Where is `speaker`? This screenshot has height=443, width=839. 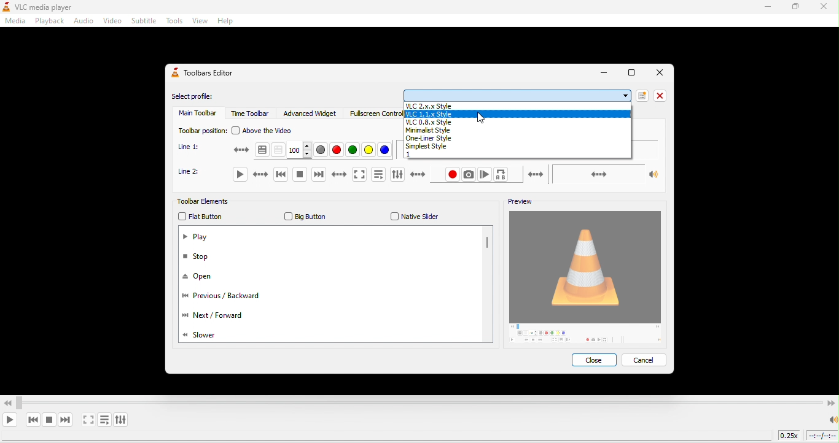 speaker is located at coordinates (832, 420).